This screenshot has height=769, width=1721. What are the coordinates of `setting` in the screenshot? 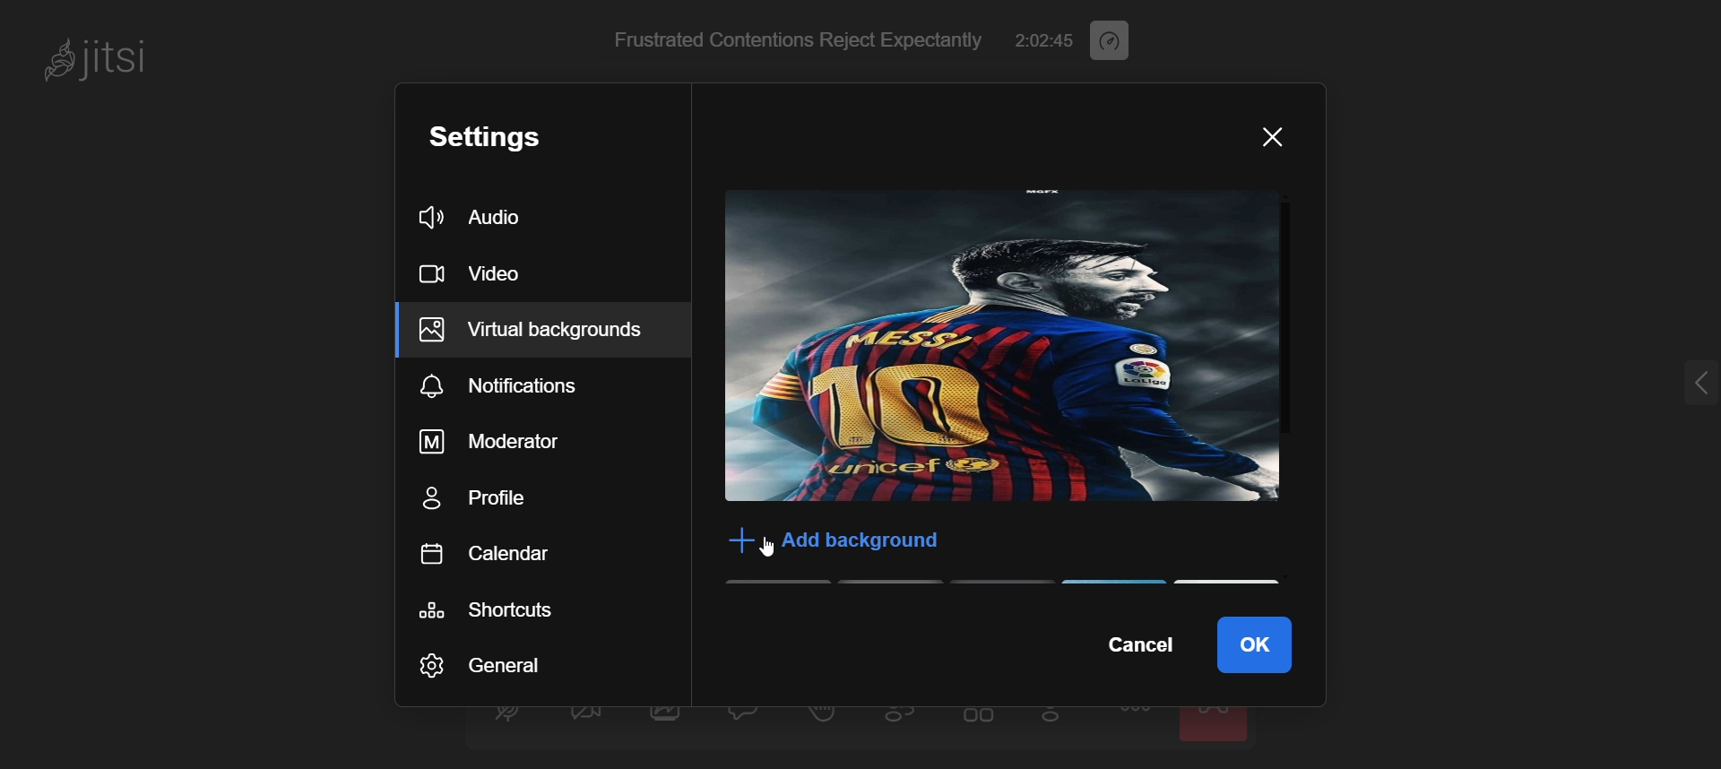 It's located at (509, 135).